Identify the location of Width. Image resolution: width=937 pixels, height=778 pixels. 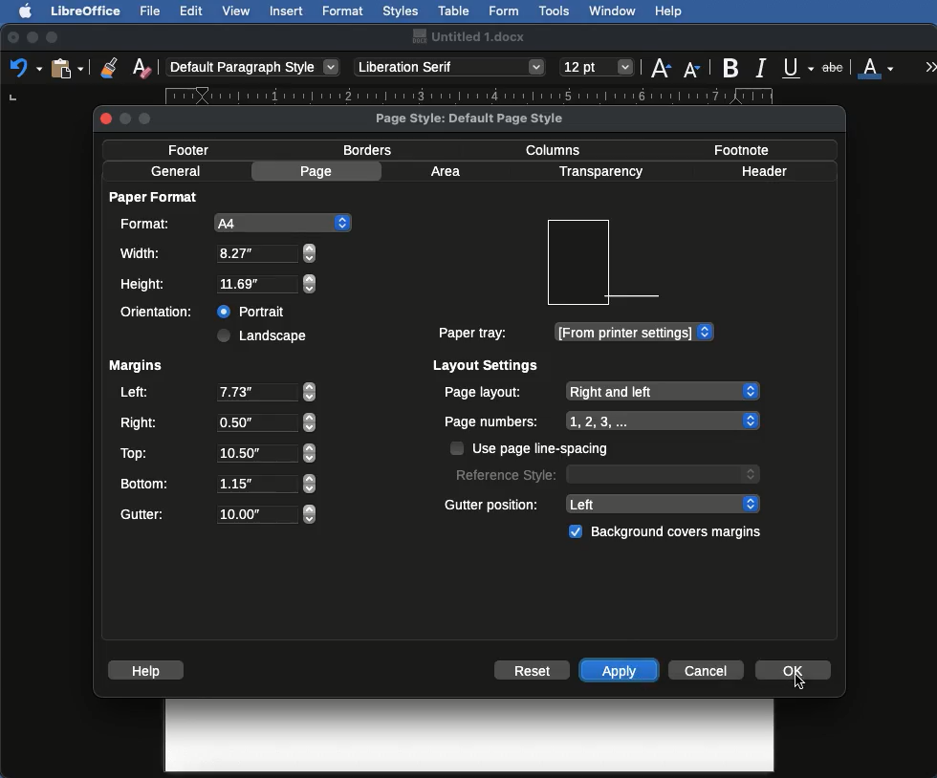
(217, 253).